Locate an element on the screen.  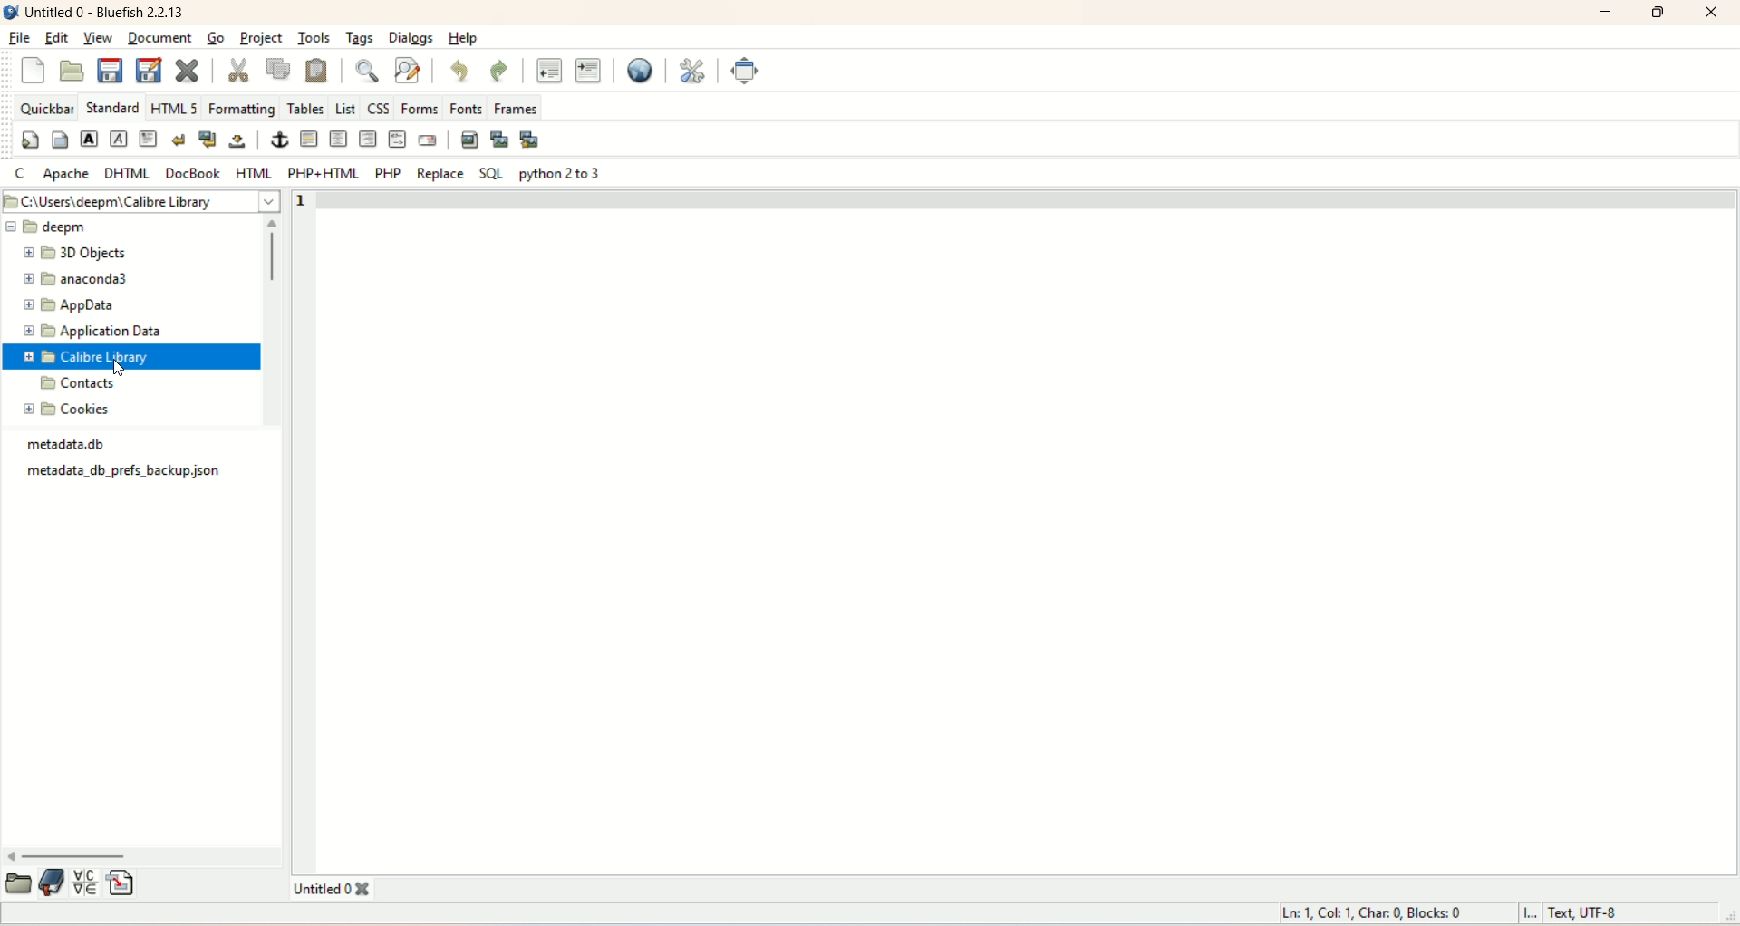
DHTML is located at coordinates (124, 173).